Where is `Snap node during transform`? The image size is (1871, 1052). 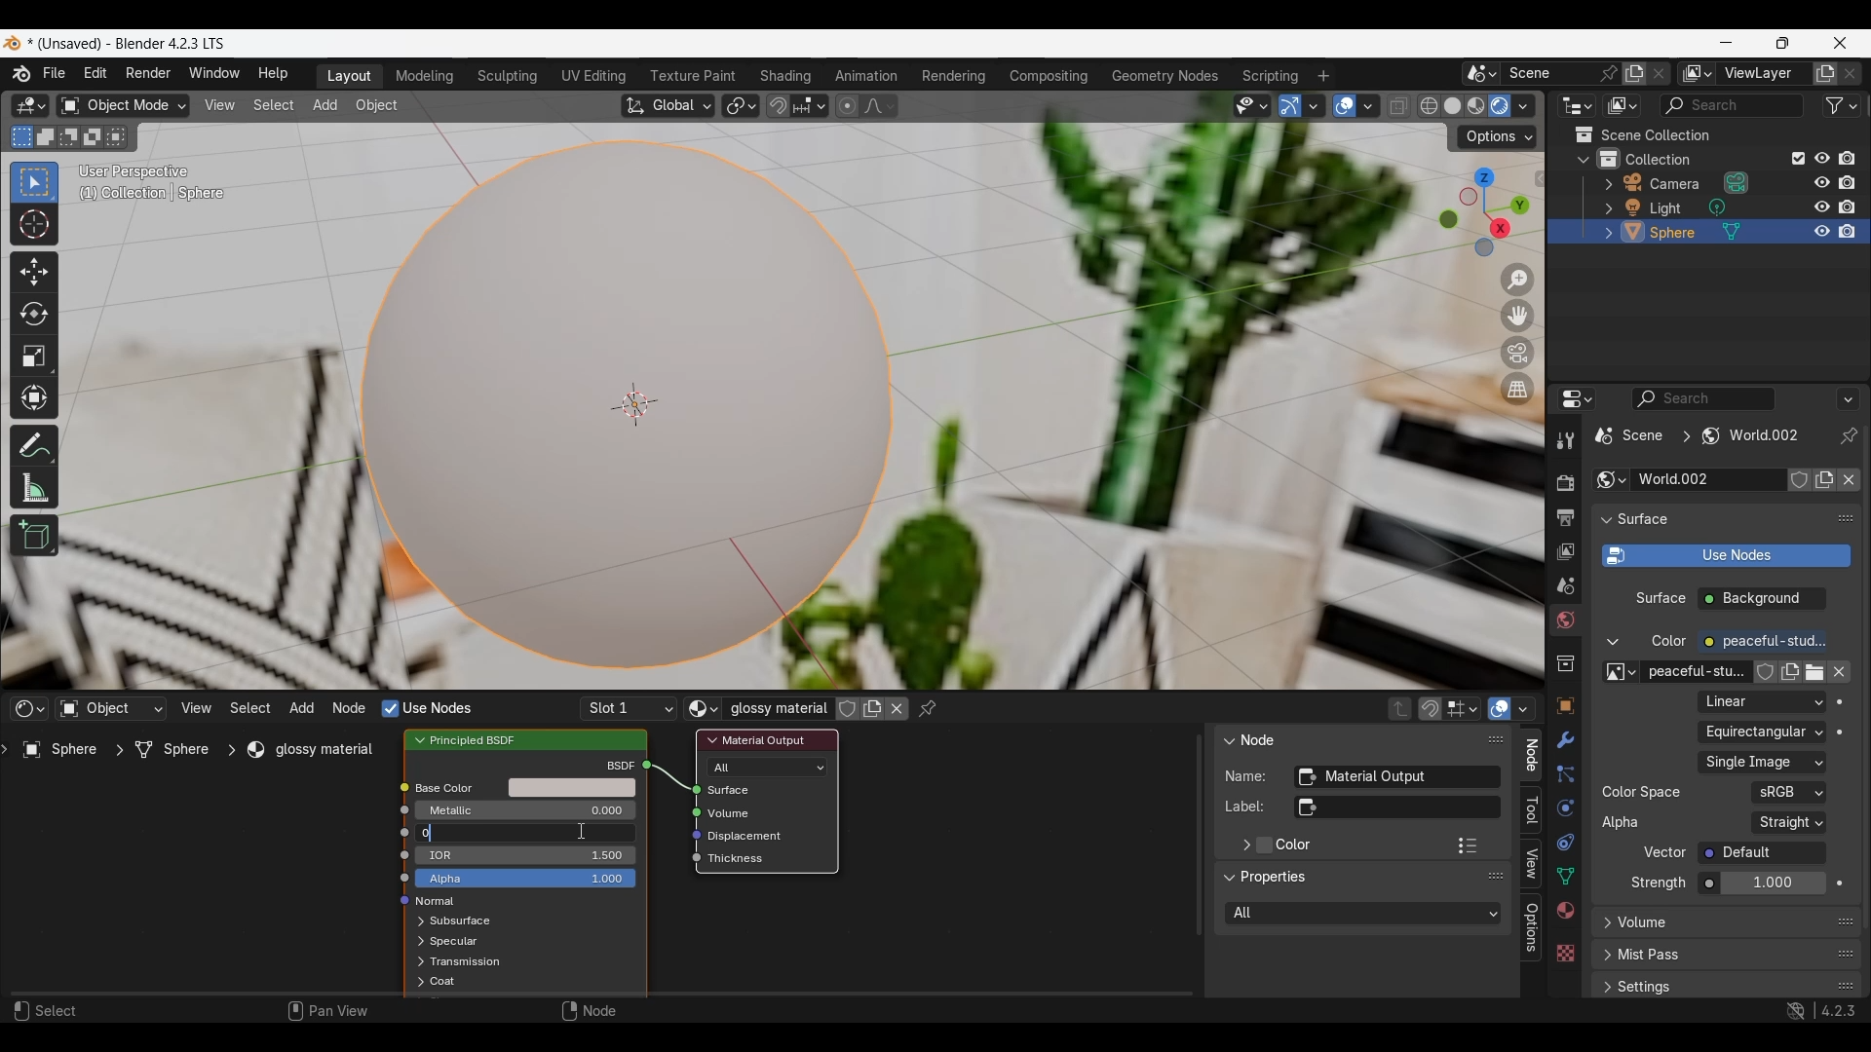
Snap node during transform is located at coordinates (1431, 709).